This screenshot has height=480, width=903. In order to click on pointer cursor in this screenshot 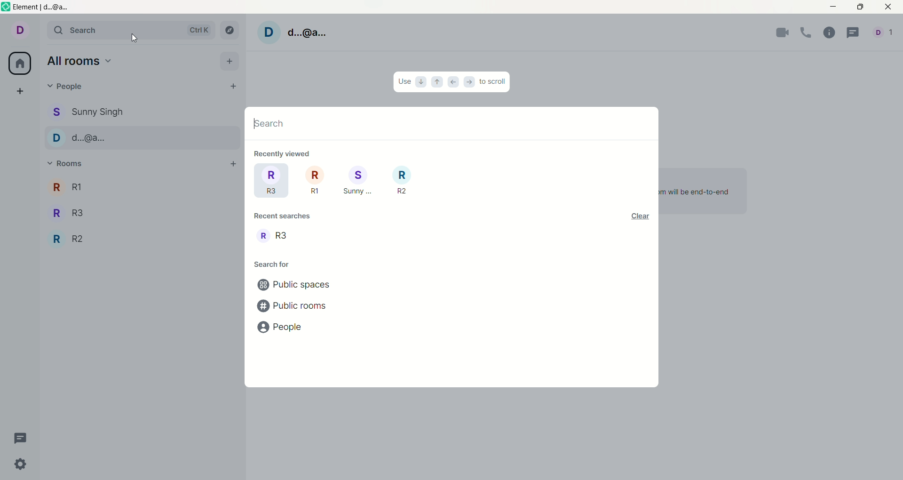, I will do `click(134, 39)`.